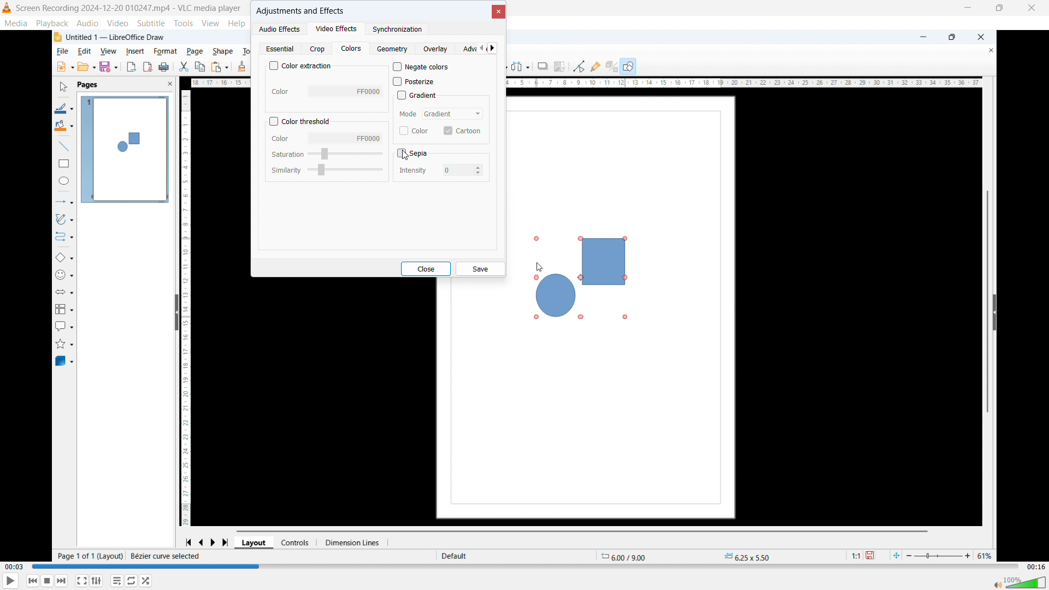  I want to click on Scroll left , so click(481, 48).